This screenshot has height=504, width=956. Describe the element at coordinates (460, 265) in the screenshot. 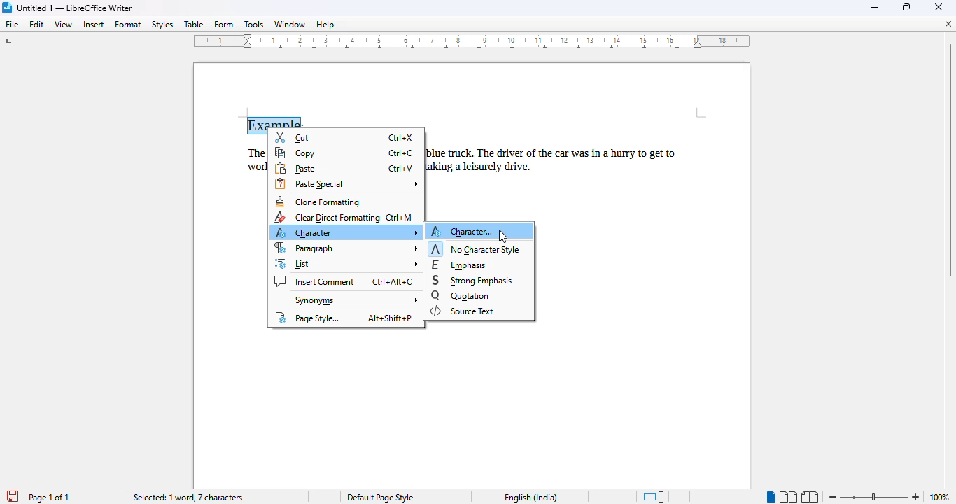

I see `emphasis` at that location.